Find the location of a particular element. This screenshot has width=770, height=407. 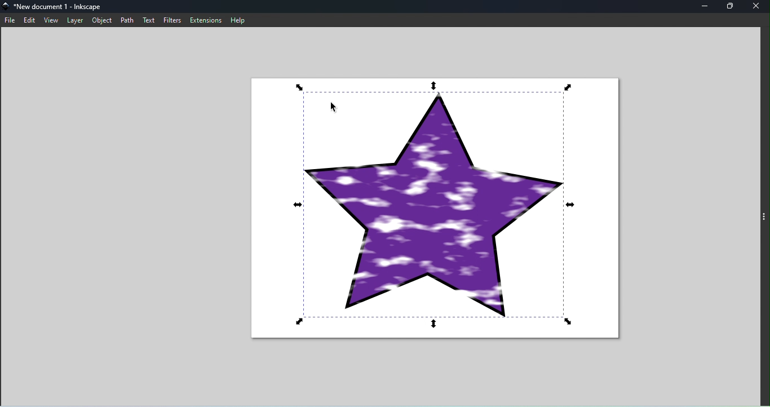

extensions is located at coordinates (205, 19).